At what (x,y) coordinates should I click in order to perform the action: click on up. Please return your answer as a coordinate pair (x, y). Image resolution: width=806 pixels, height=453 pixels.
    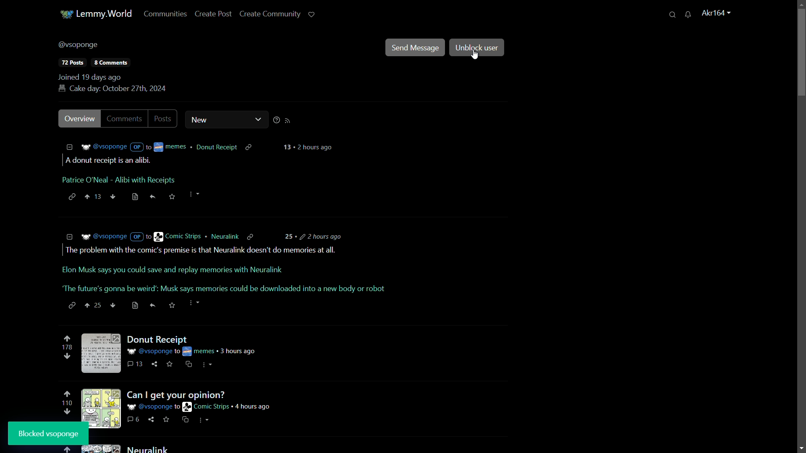
    Looking at the image, I should click on (94, 305).